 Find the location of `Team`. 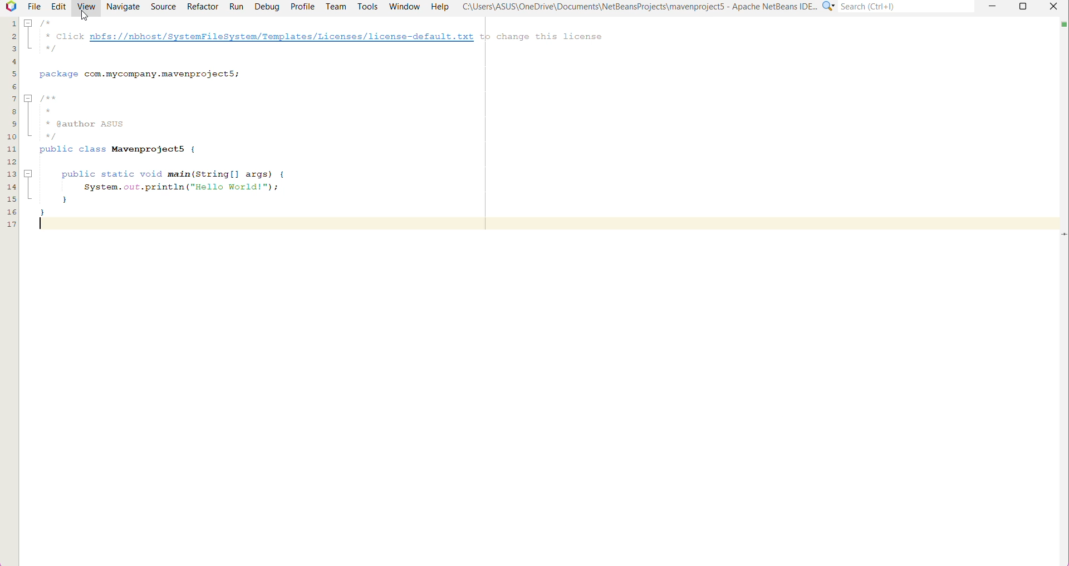

Team is located at coordinates (336, 7).